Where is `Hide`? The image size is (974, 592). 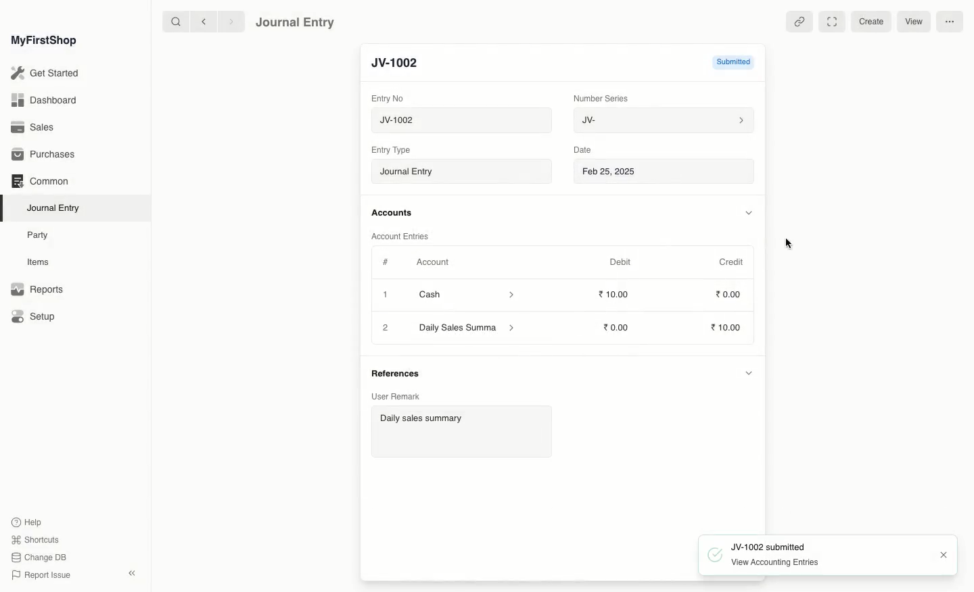 Hide is located at coordinates (749, 213).